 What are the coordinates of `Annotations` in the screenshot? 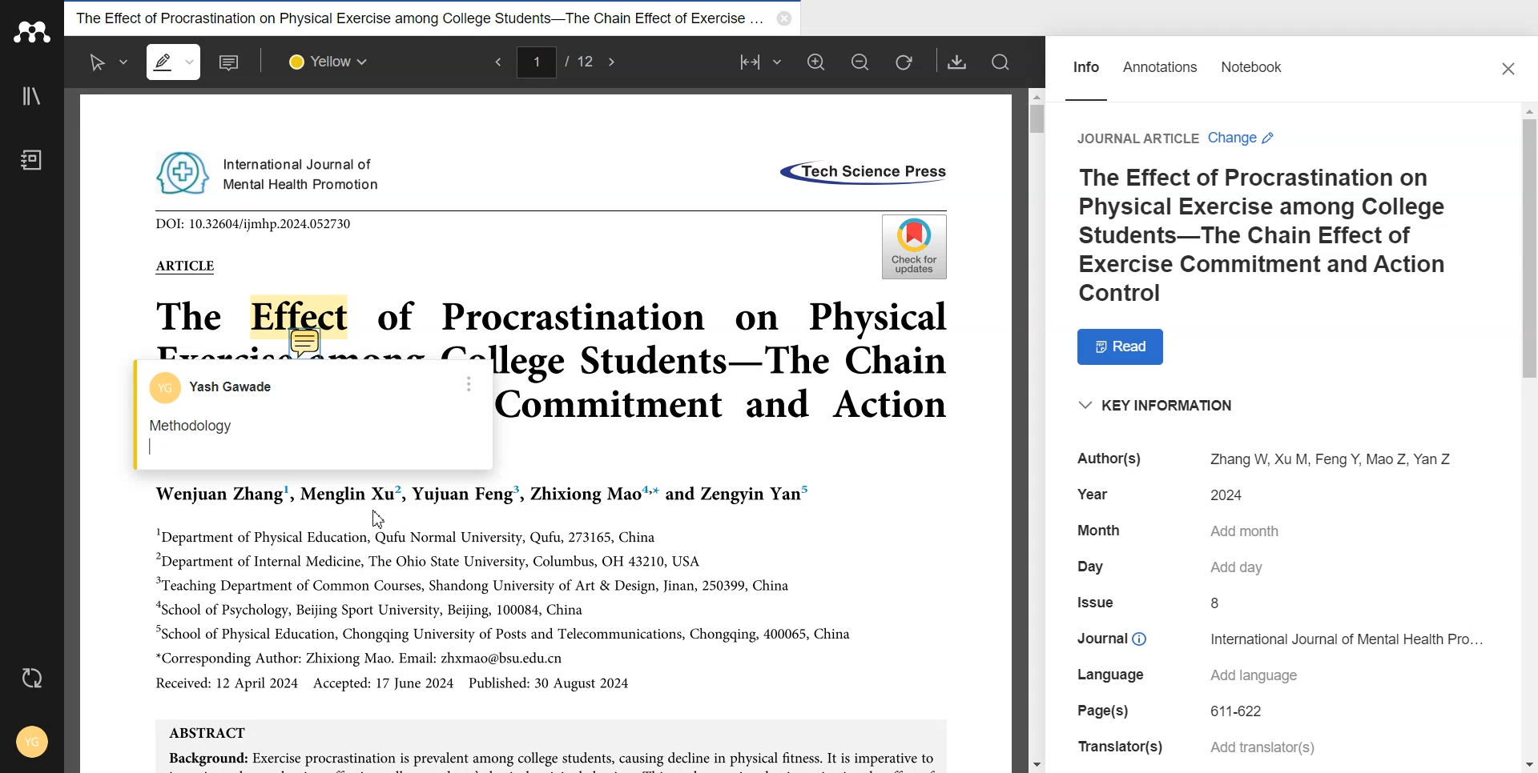 It's located at (1160, 71).